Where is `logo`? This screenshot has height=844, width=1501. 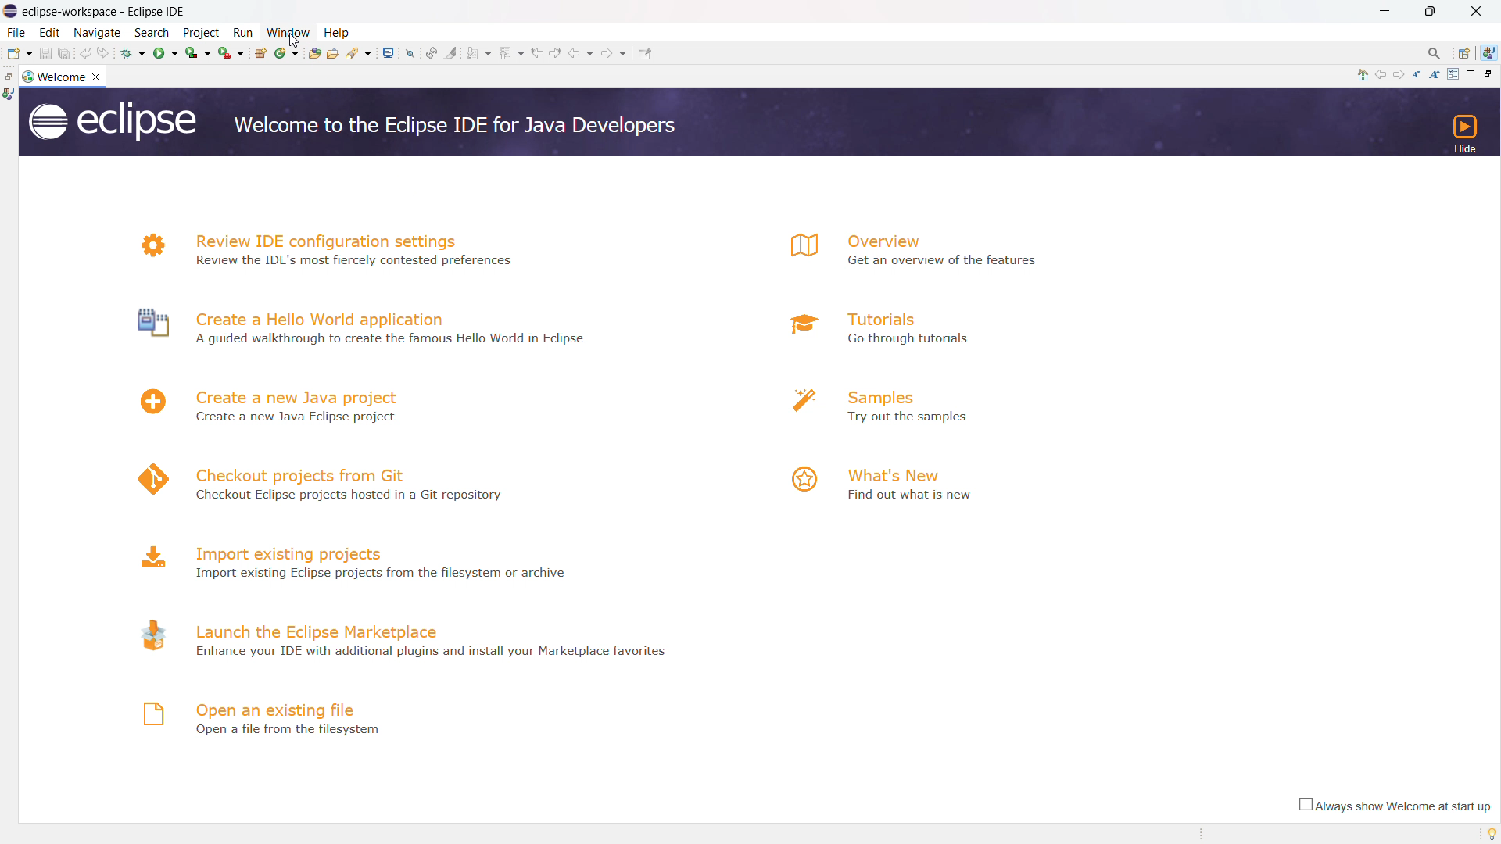 logo is located at coordinates (799, 402).